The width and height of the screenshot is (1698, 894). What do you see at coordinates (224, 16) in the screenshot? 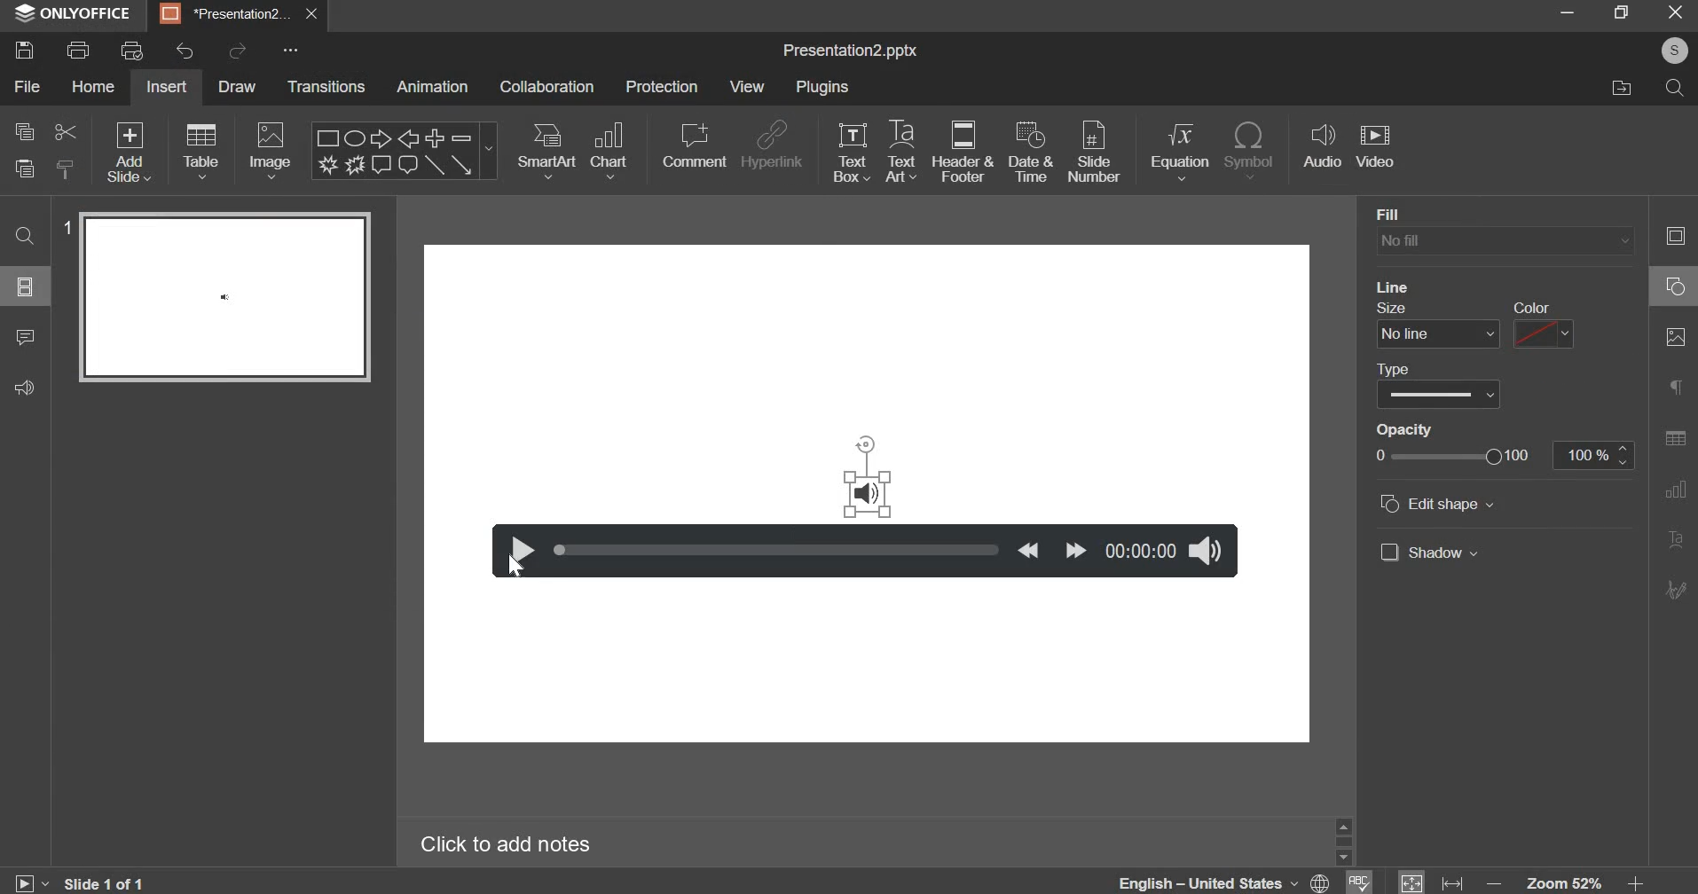
I see `Presentation2` at bounding box center [224, 16].